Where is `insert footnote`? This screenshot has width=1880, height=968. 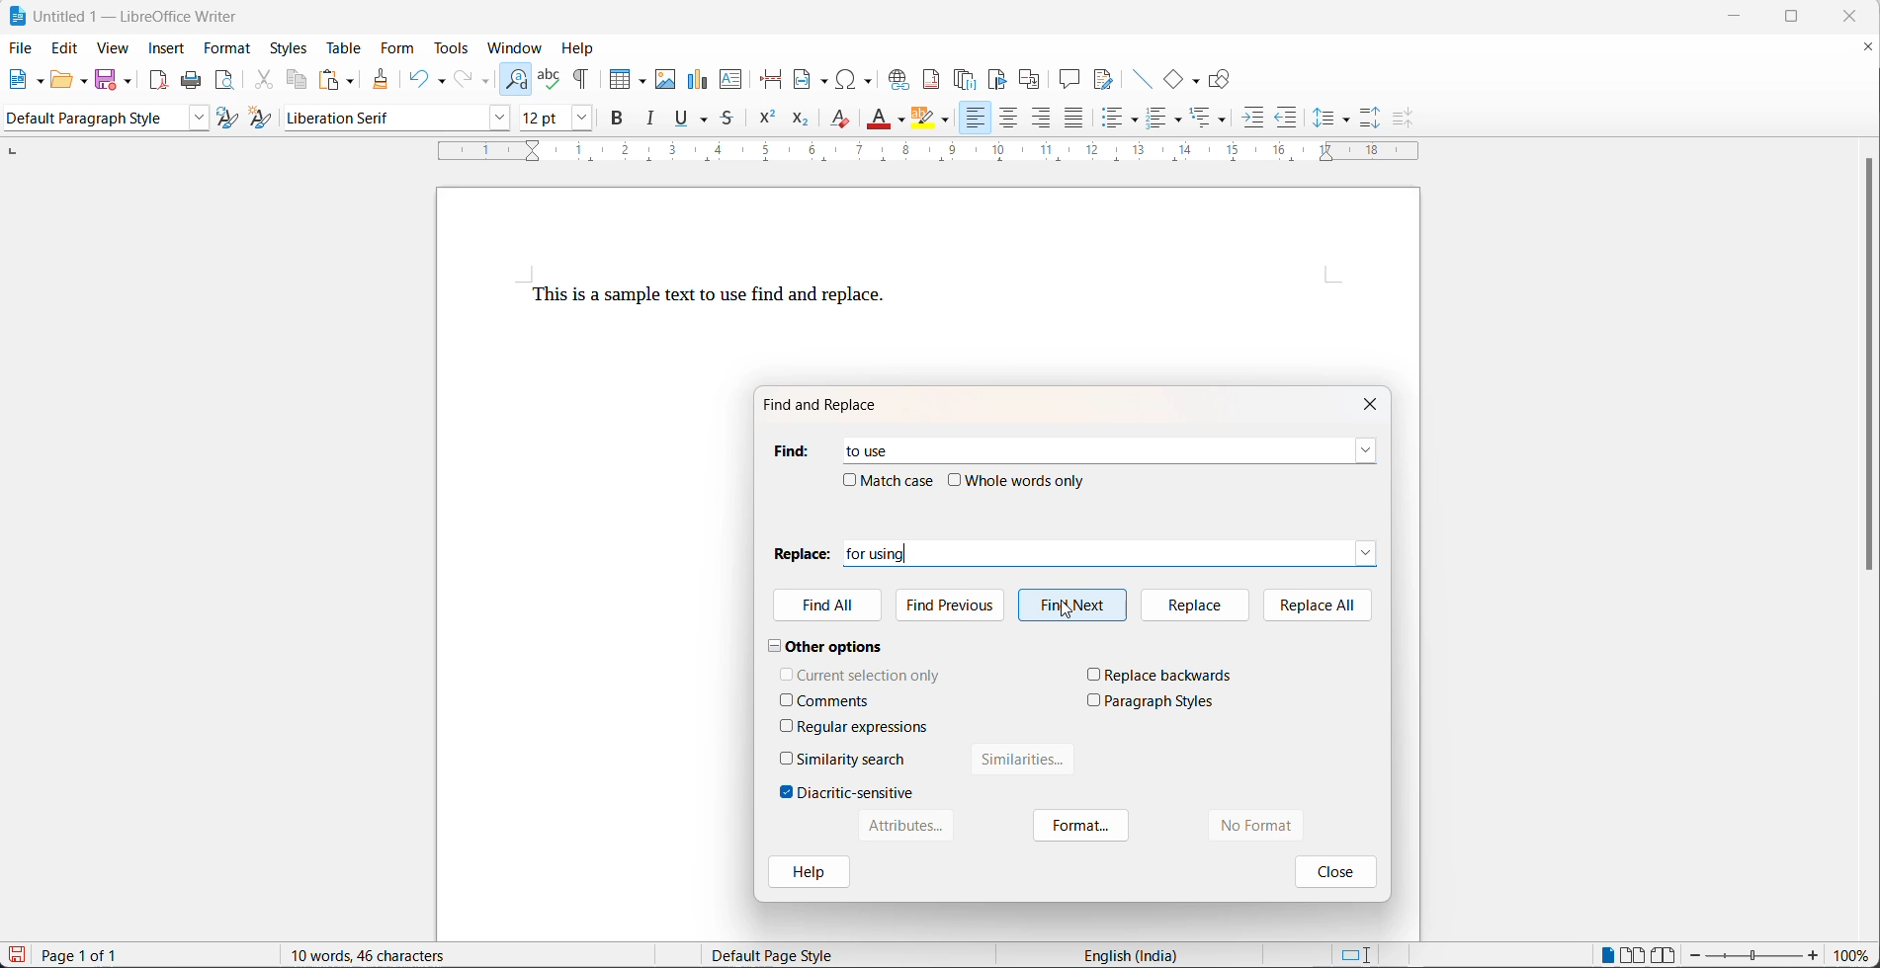 insert footnote is located at coordinates (934, 79).